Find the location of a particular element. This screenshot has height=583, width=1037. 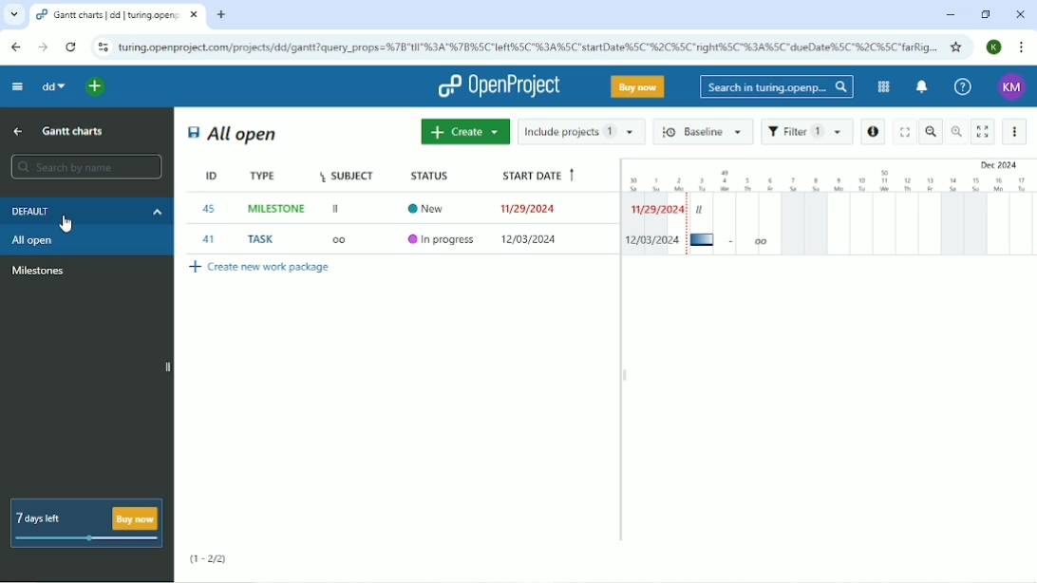

Restore down is located at coordinates (985, 13).